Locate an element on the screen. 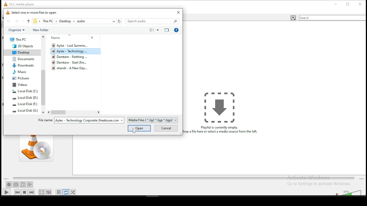 The image size is (367, 206). damtaro - nothing is located at coordinates (71, 57).